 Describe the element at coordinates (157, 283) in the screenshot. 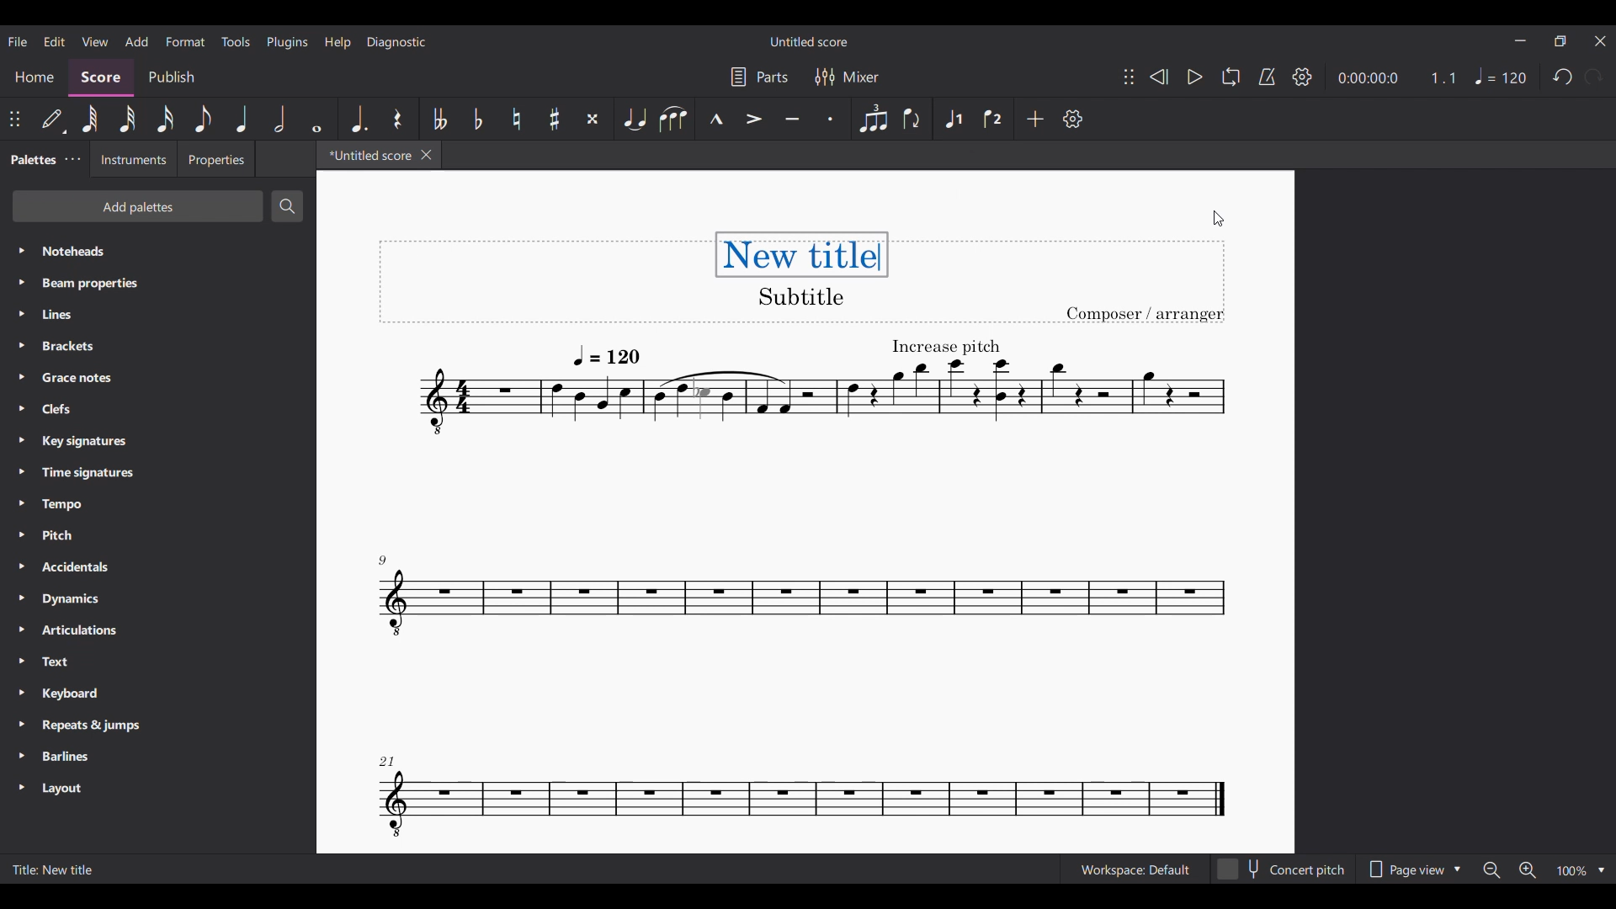

I see `Beam properties` at that location.